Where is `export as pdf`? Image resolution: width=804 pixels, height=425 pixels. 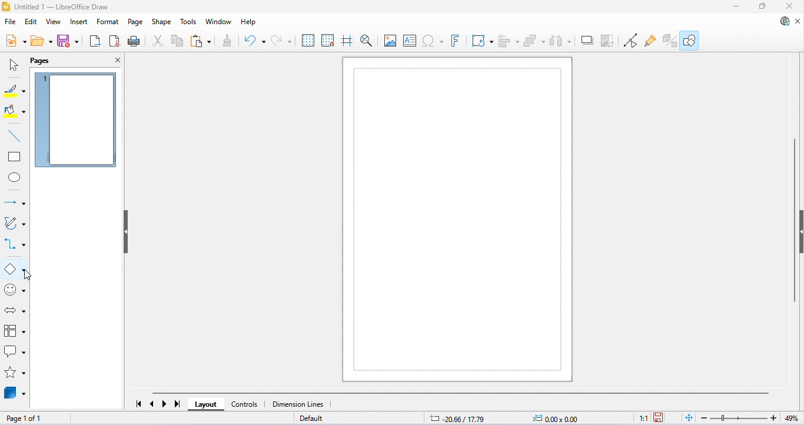 export as pdf is located at coordinates (115, 41).